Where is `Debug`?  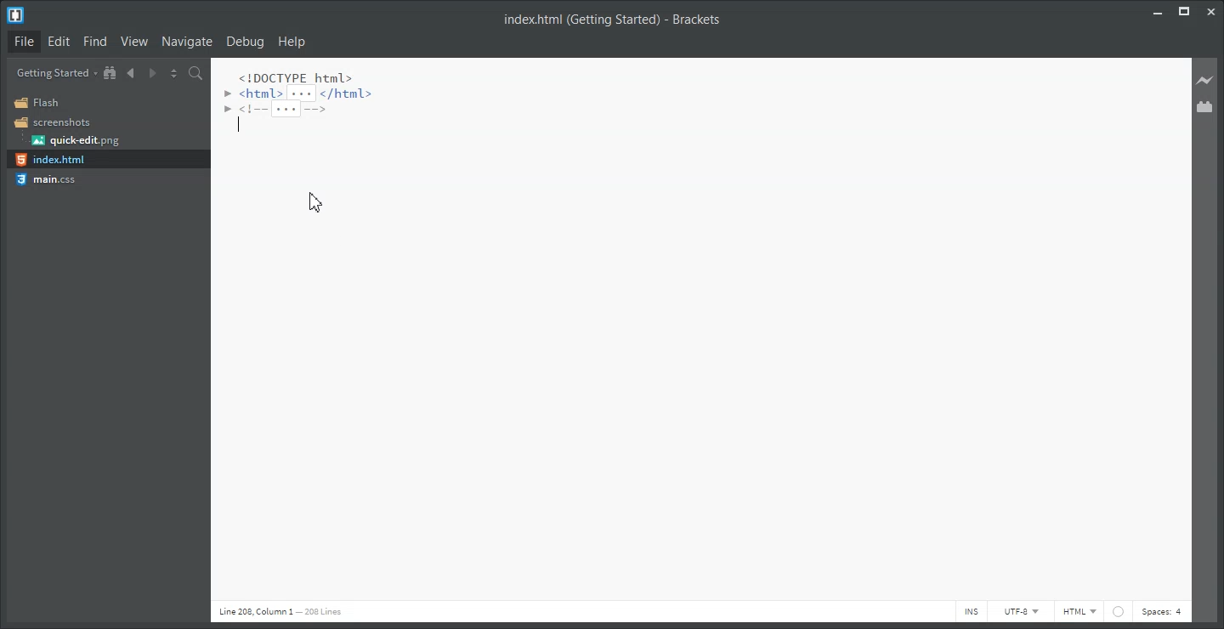
Debug is located at coordinates (245, 42).